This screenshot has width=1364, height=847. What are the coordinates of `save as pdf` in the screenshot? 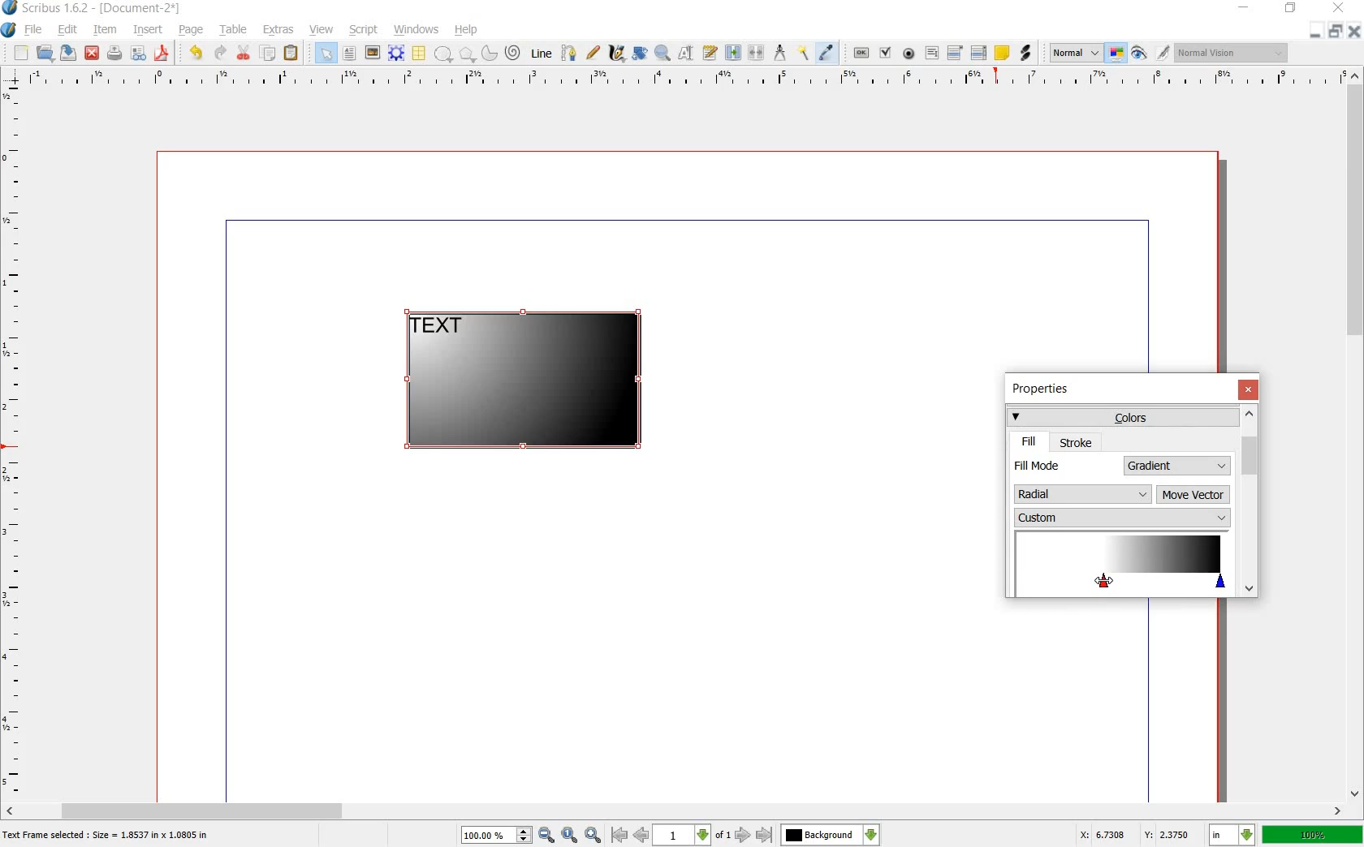 It's located at (162, 54).